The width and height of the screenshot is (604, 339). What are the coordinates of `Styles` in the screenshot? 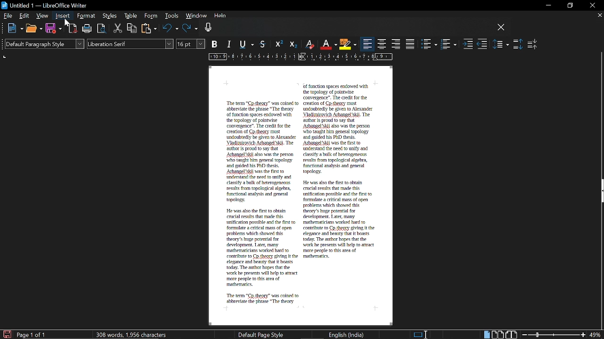 It's located at (110, 16).